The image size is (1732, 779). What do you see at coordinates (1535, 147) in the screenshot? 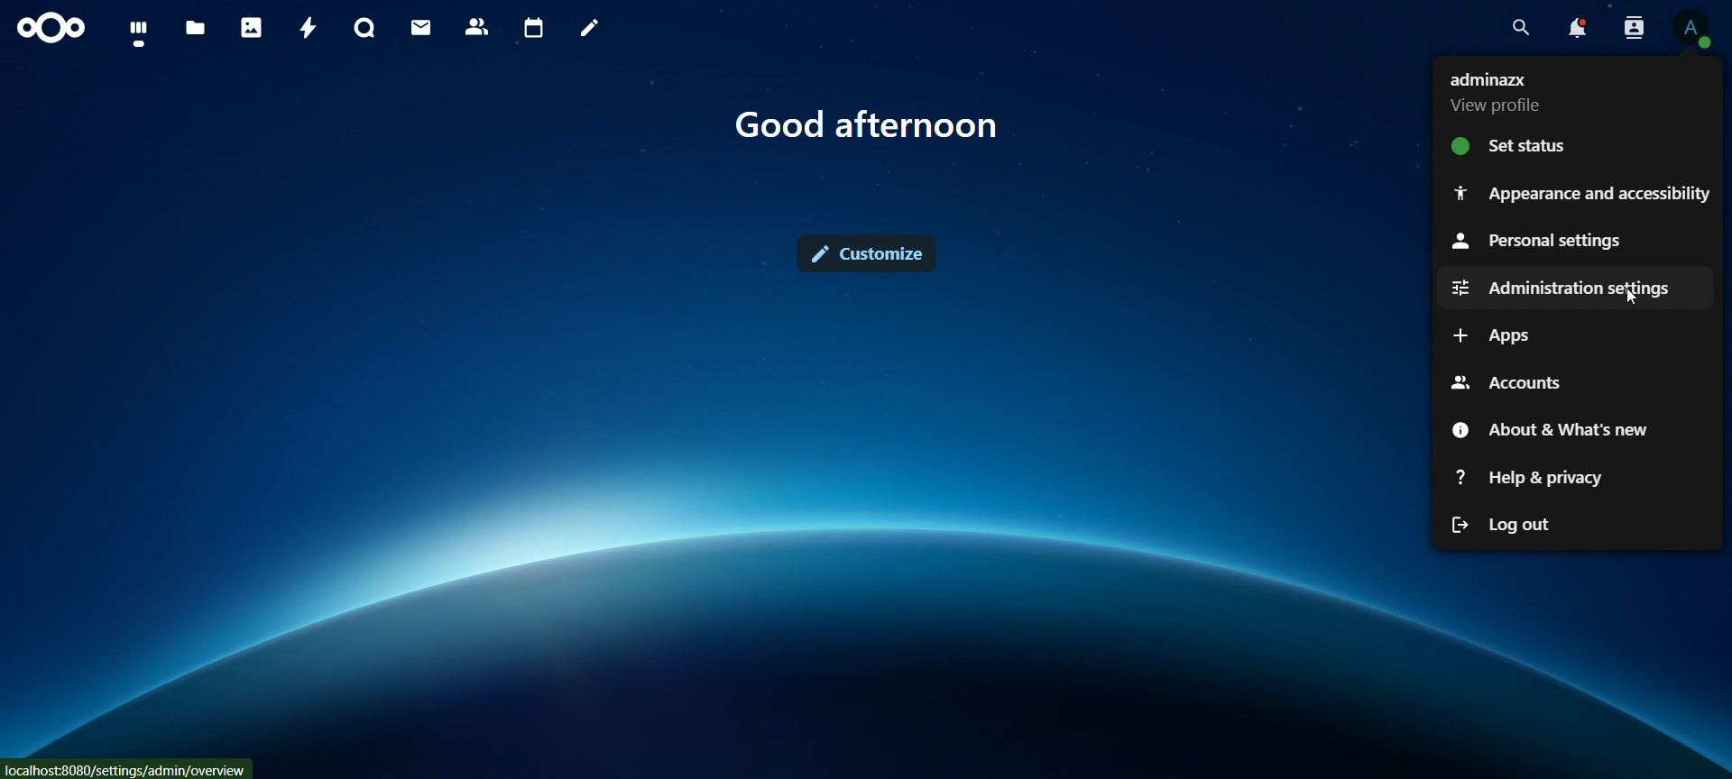
I see `set status` at bounding box center [1535, 147].